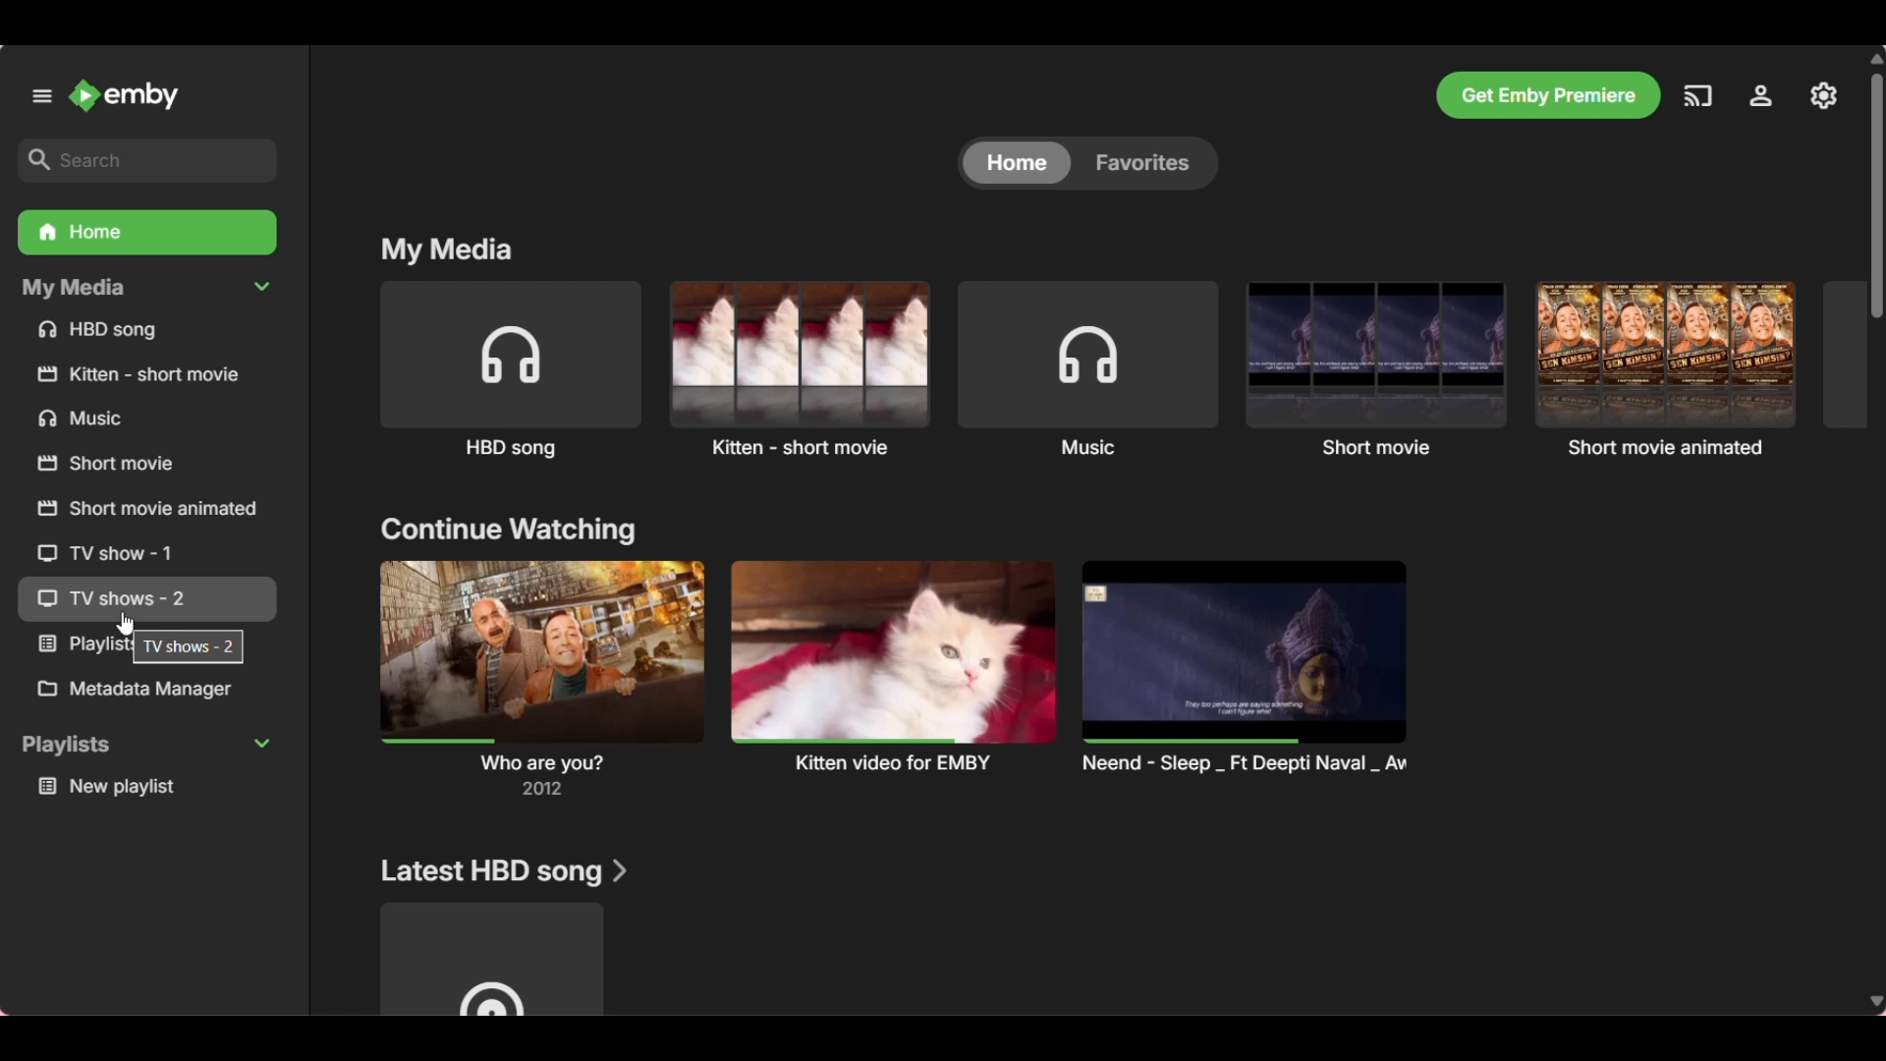  Describe the element at coordinates (511, 369) in the screenshot. I see `HBD song` at that location.